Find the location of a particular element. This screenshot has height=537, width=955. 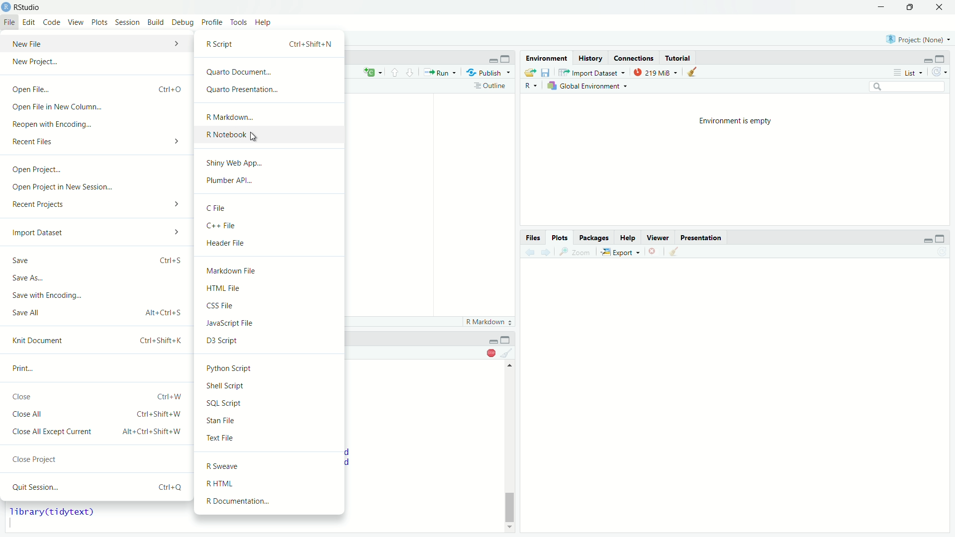

CSS File is located at coordinates (272, 304).